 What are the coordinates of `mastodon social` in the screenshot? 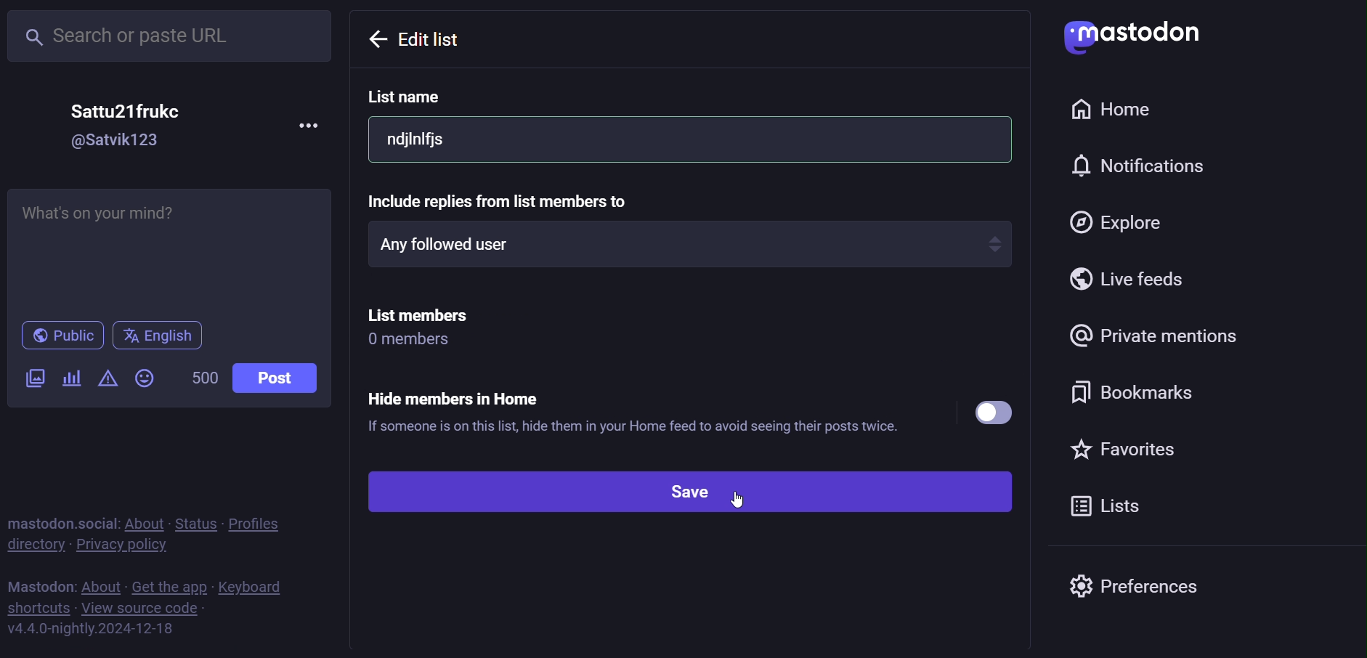 It's located at (62, 520).